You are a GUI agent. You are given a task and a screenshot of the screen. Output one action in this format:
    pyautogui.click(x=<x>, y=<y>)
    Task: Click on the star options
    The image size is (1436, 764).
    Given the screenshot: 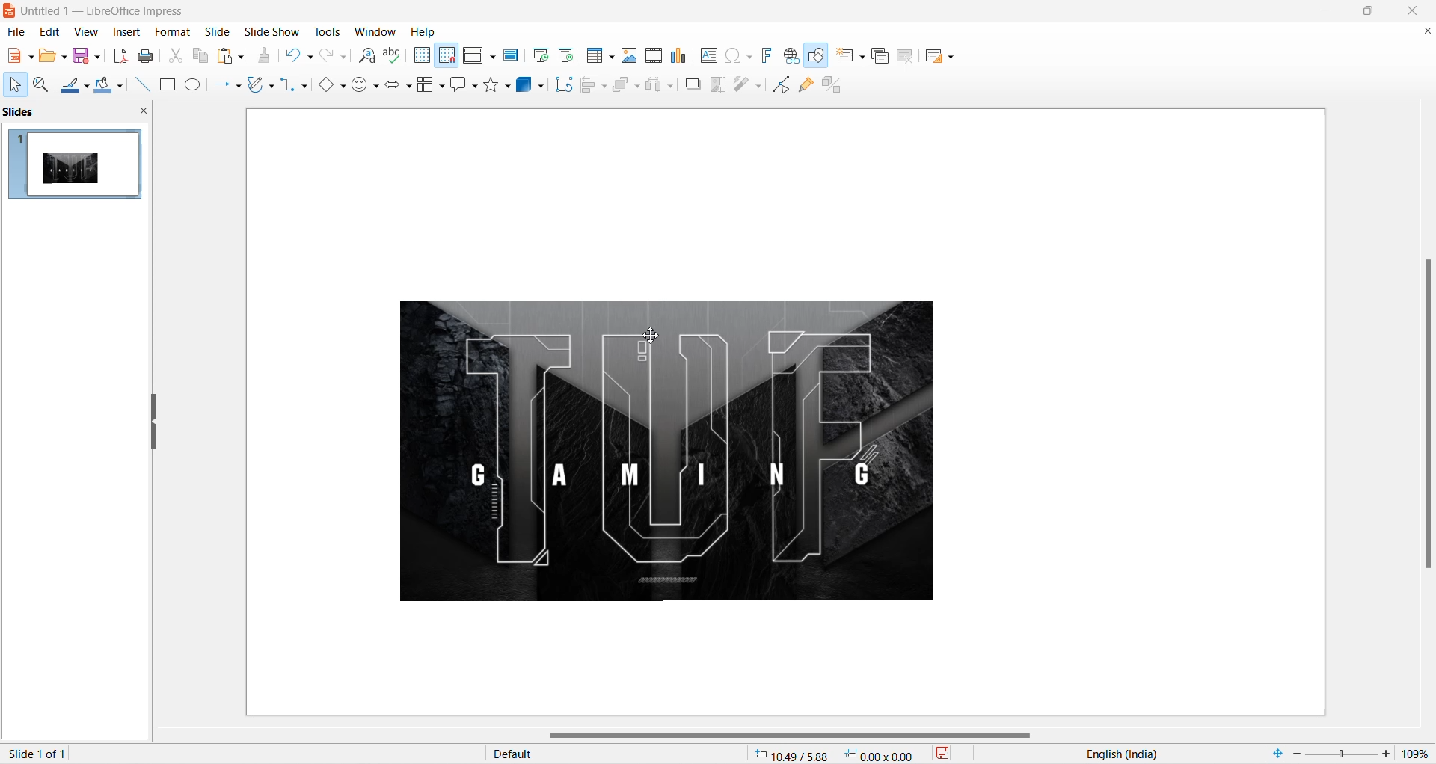 What is the action you would take?
    pyautogui.click(x=509, y=86)
    